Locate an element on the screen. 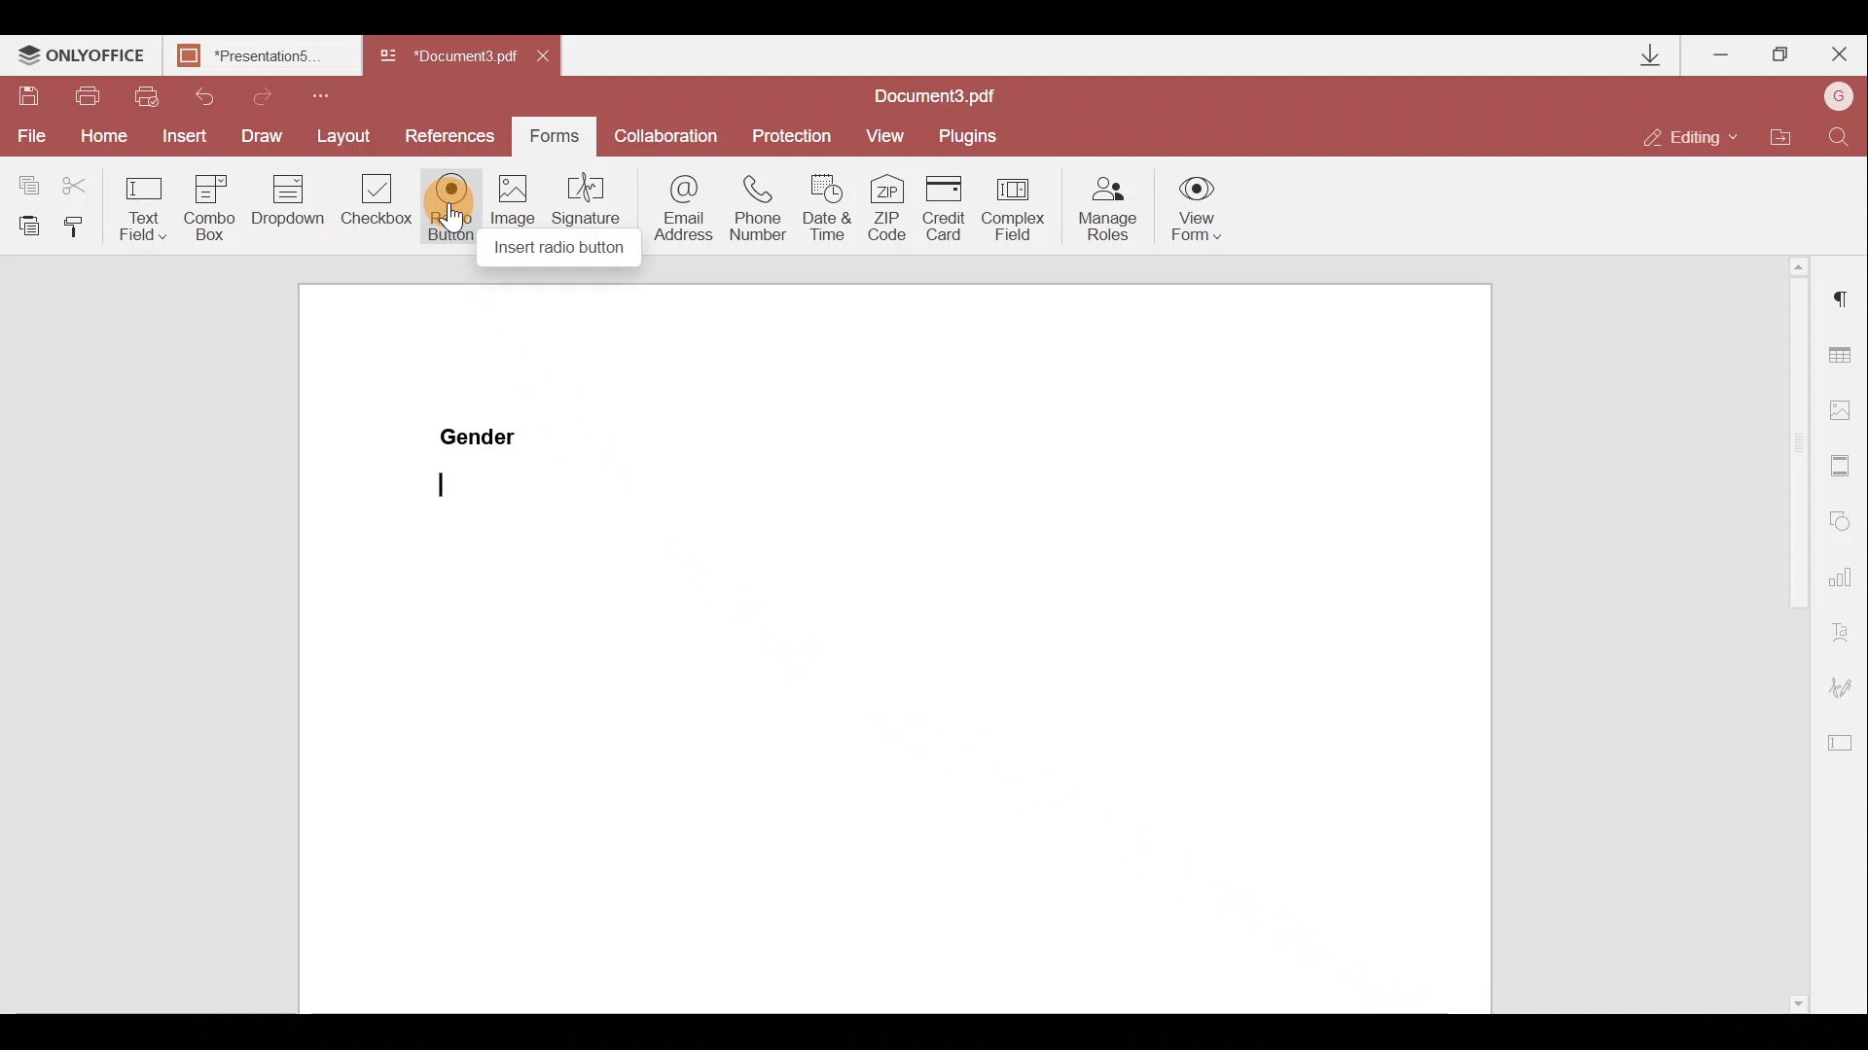 Image resolution: width=1868 pixels, height=1050 pixels. Document name is located at coordinates (259, 55).